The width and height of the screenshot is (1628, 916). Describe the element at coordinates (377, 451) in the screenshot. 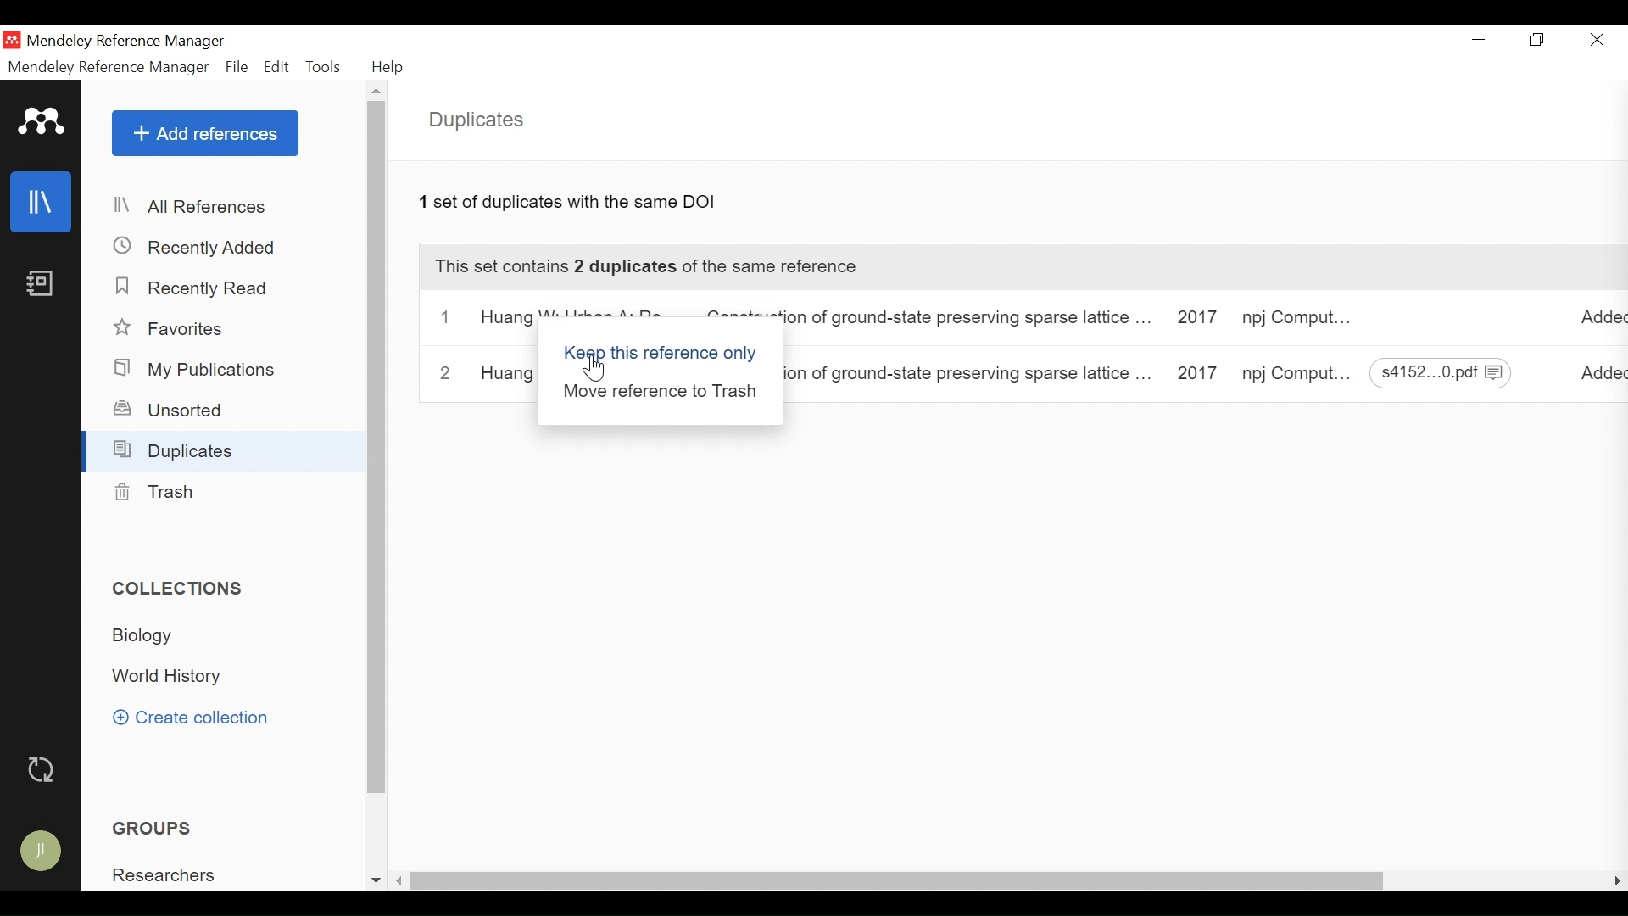

I see `Vertical Scroll bar` at that location.